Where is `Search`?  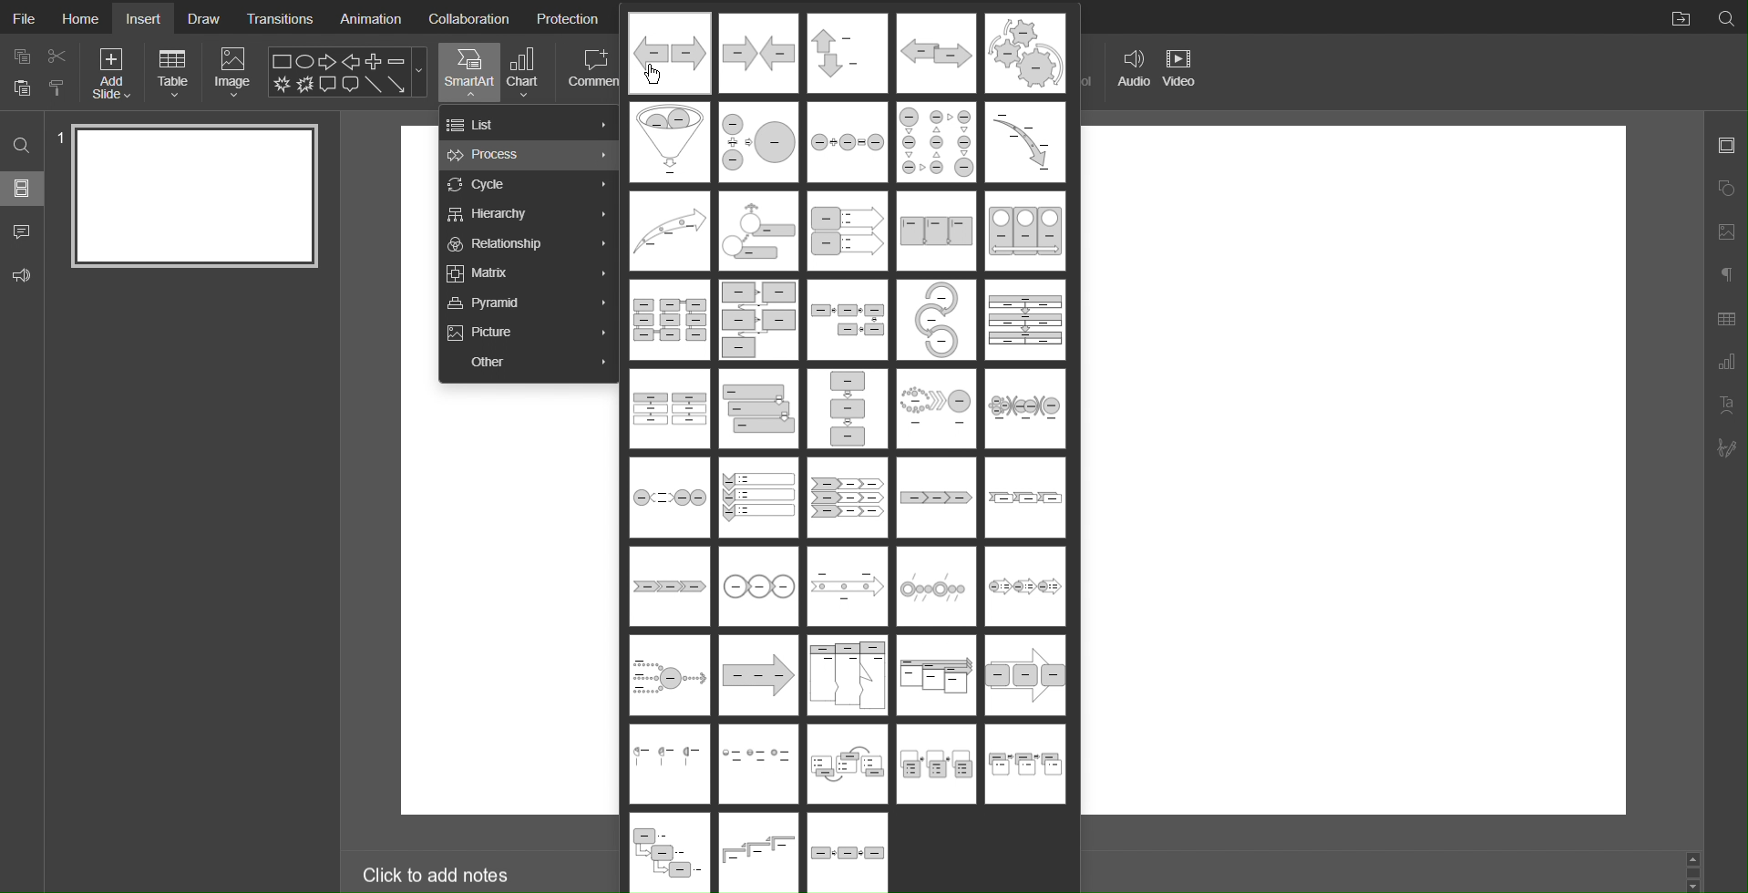 Search is located at coordinates (1726, 17).